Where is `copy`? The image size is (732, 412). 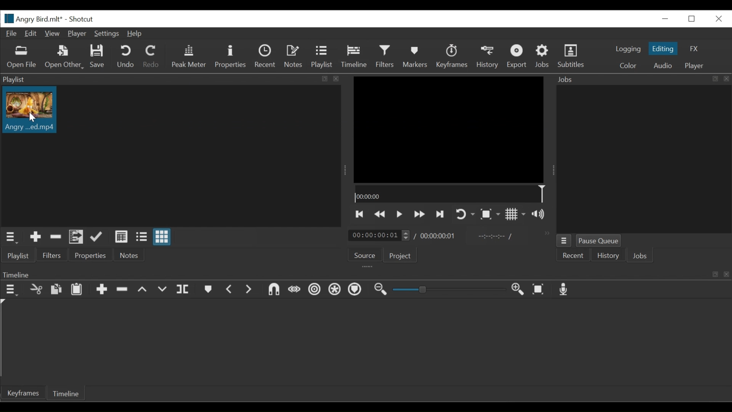
copy is located at coordinates (56, 290).